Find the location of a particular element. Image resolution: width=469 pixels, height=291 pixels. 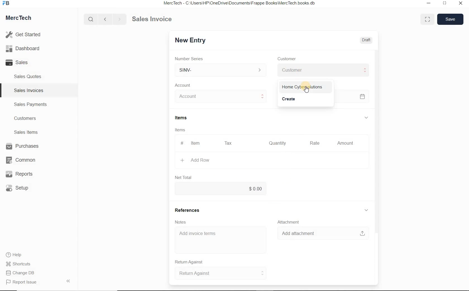

Sales Invoices is located at coordinates (29, 90).